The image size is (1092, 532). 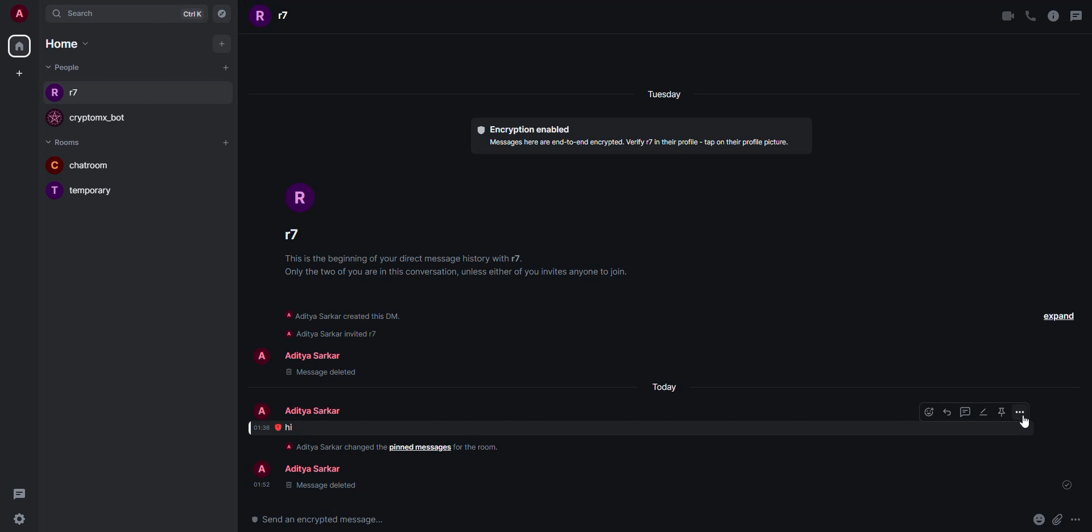 I want to click on profile, so click(x=261, y=470).